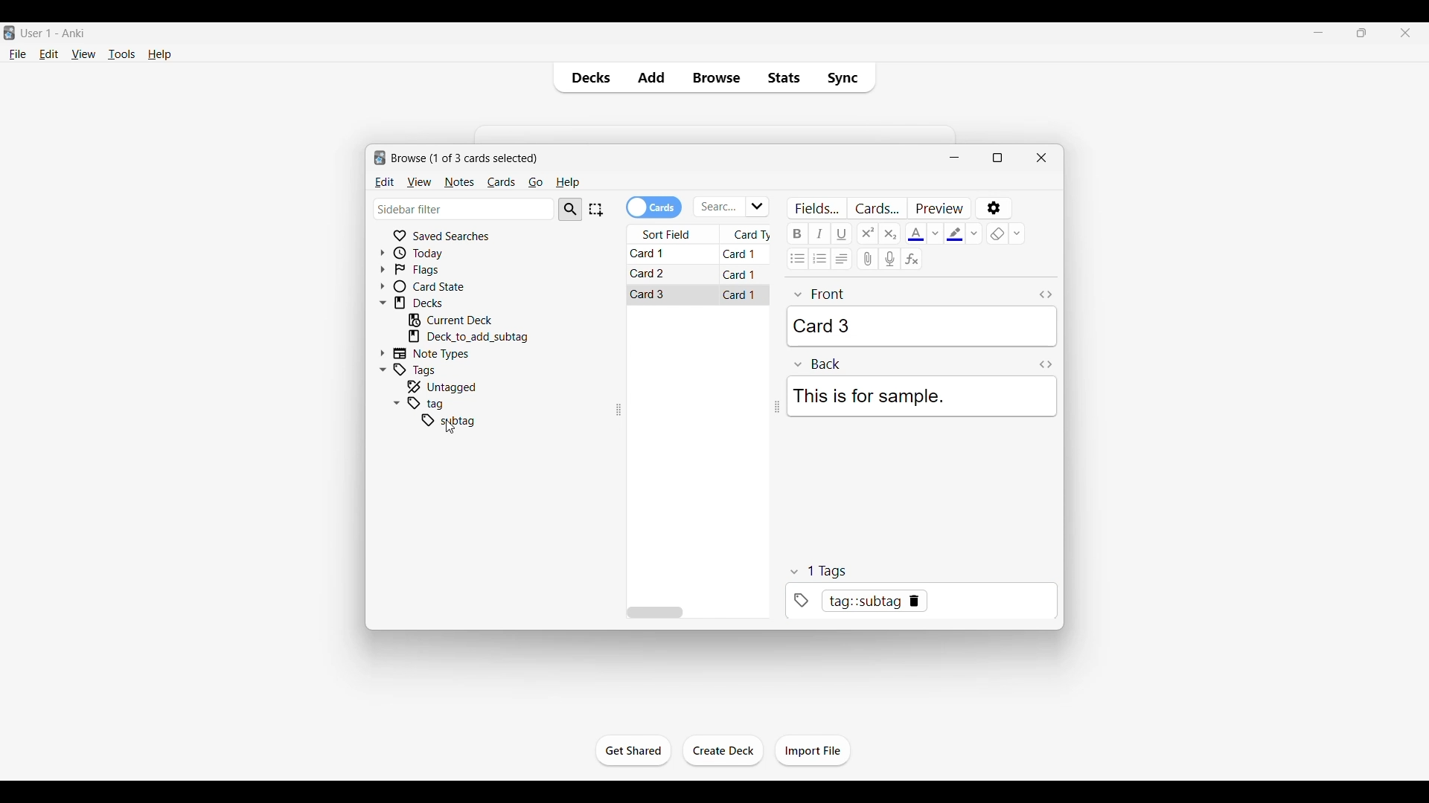 Image resolution: width=1429 pixels, height=803 pixels. I want to click on Click to expand Today, so click(382, 253).